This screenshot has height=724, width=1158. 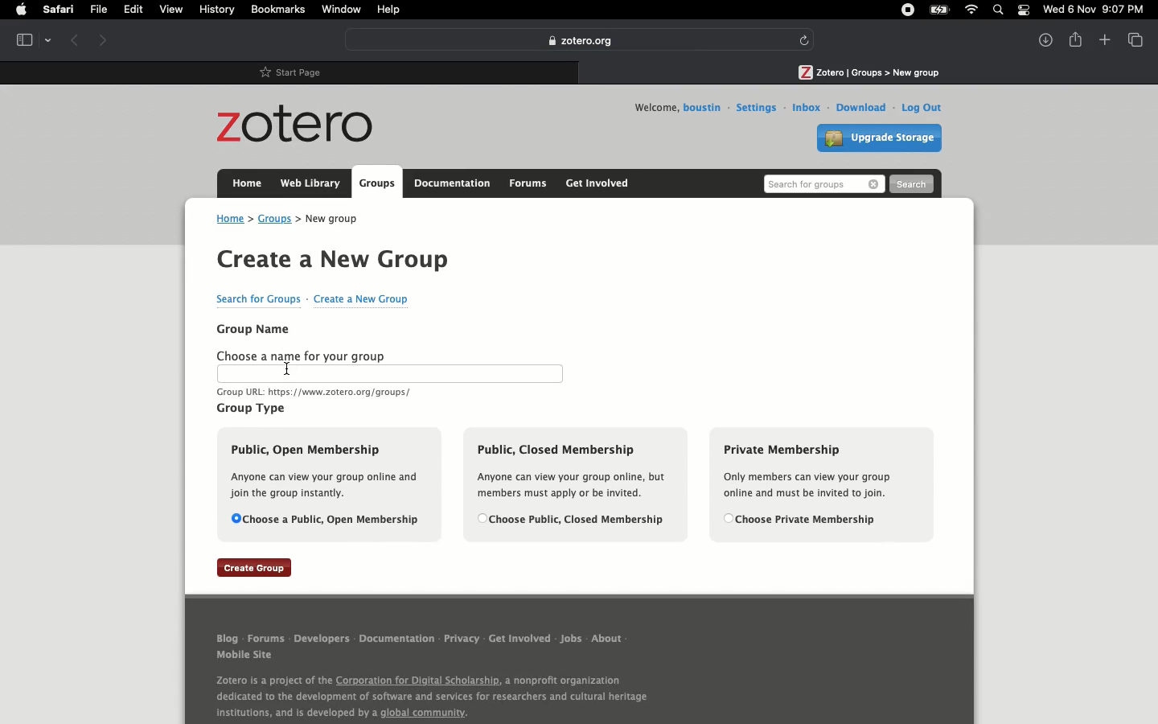 What do you see at coordinates (807, 106) in the screenshot?
I see `Inbox` at bounding box center [807, 106].